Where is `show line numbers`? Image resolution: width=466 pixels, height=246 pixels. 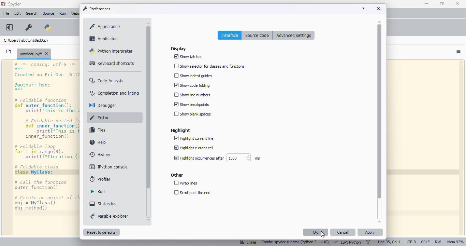 show line numbers is located at coordinates (192, 95).